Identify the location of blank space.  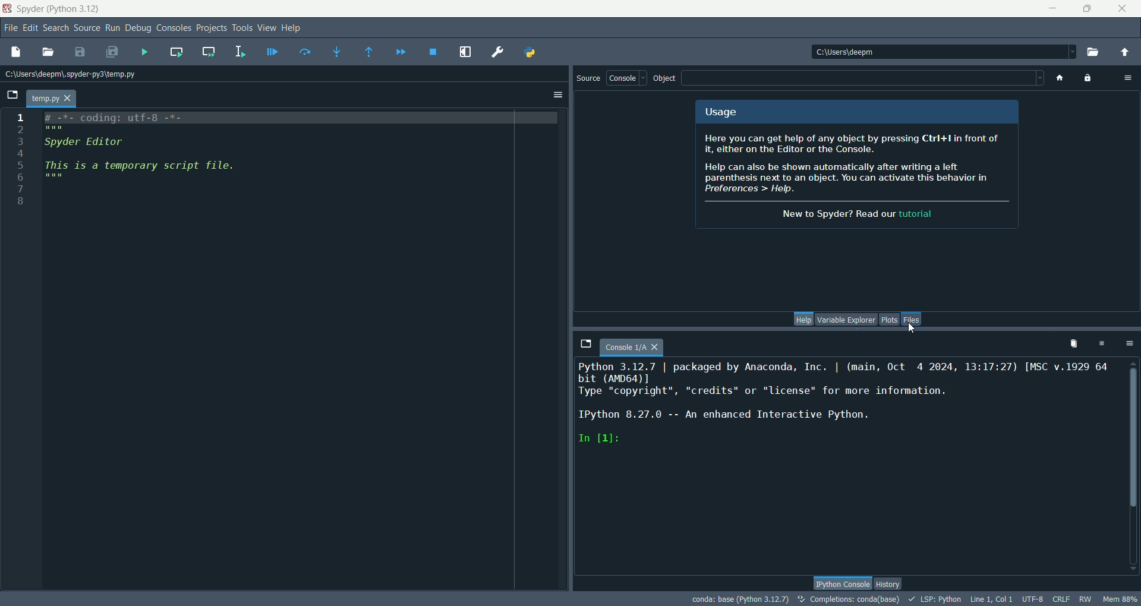
(866, 79).